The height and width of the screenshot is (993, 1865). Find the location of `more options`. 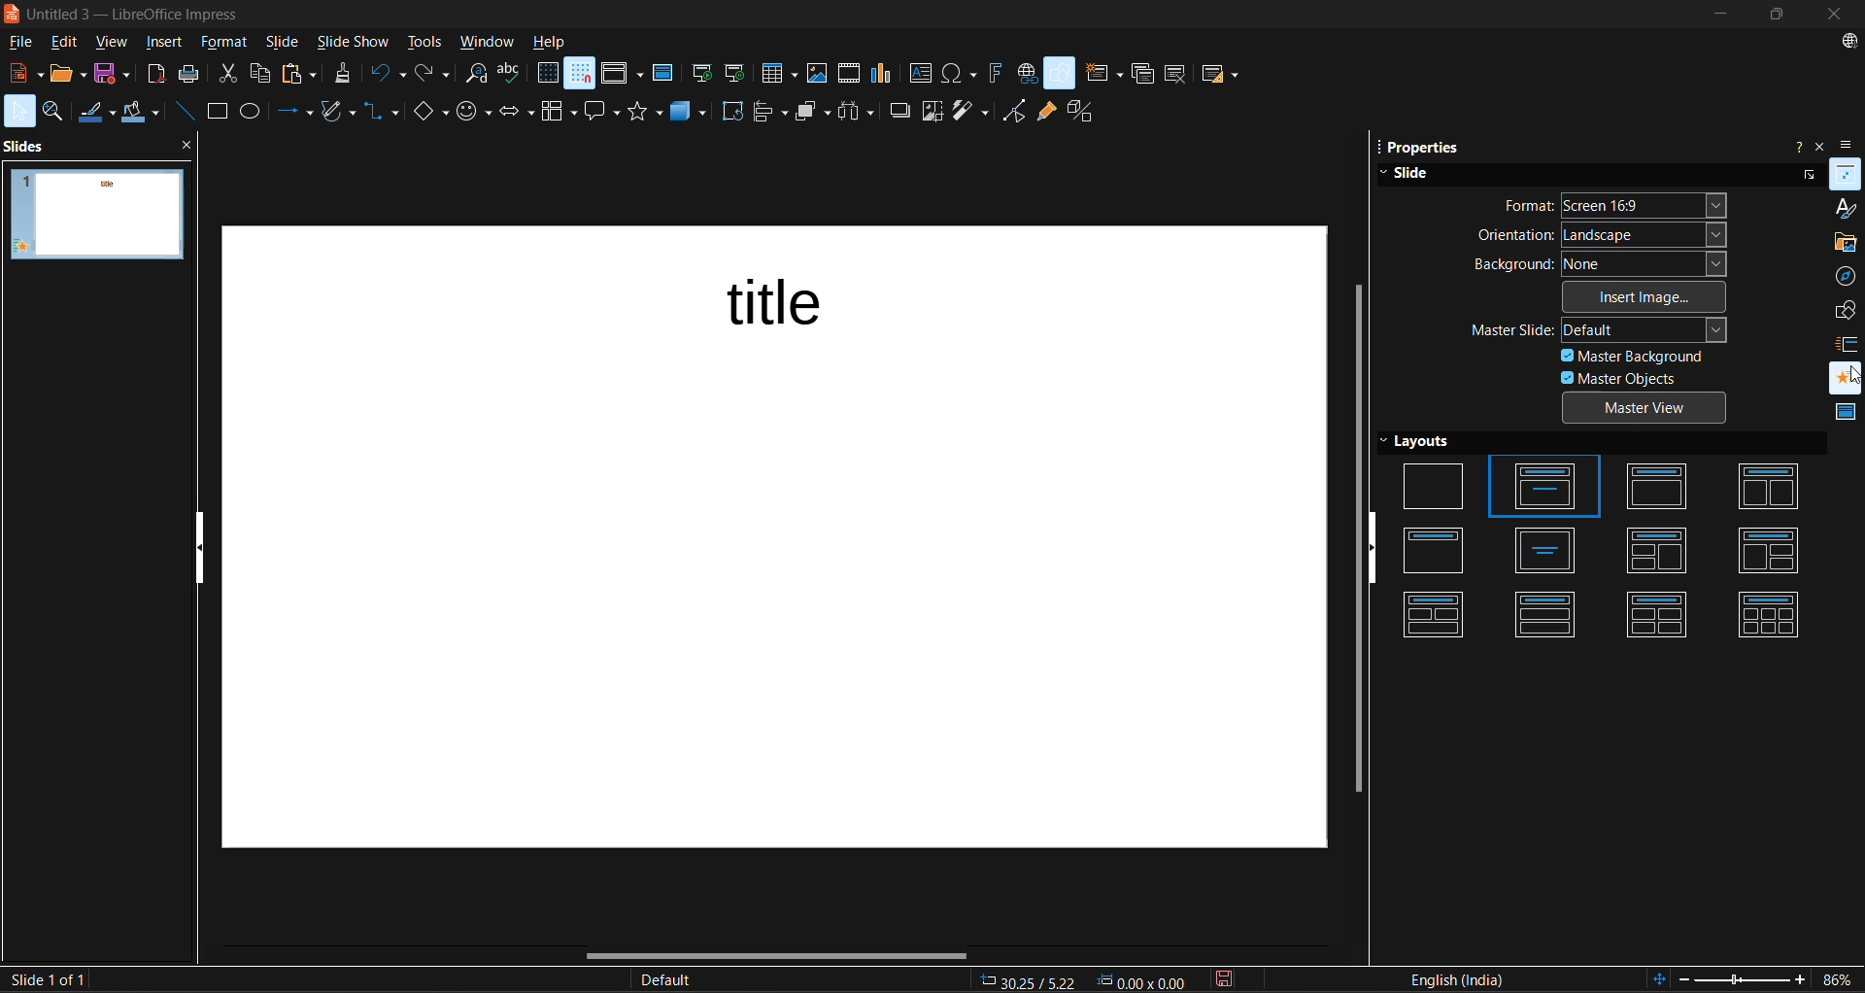

more options is located at coordinates (1807, 175).